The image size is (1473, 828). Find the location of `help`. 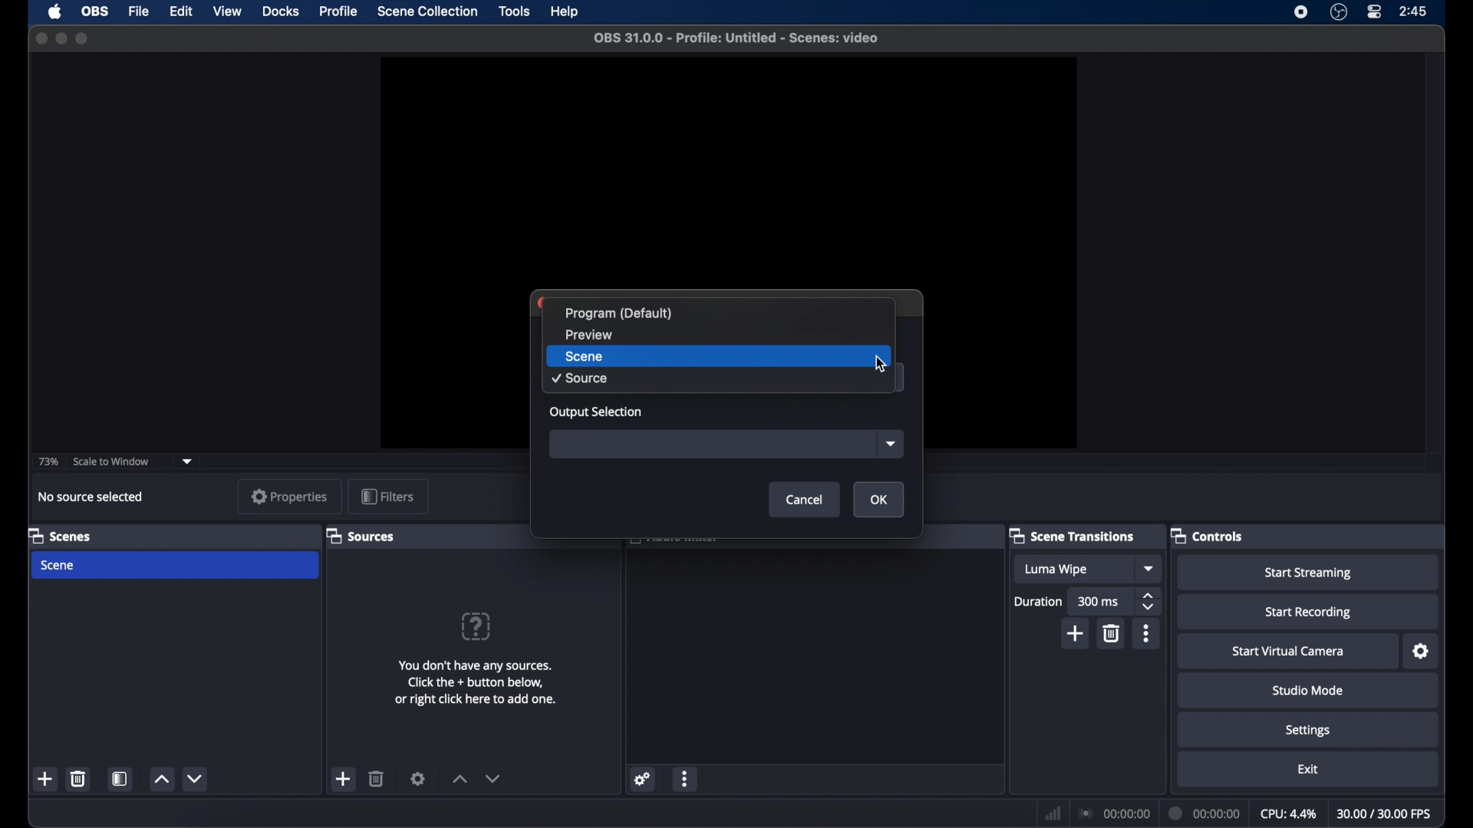

help is located at coordinates (477, 626).